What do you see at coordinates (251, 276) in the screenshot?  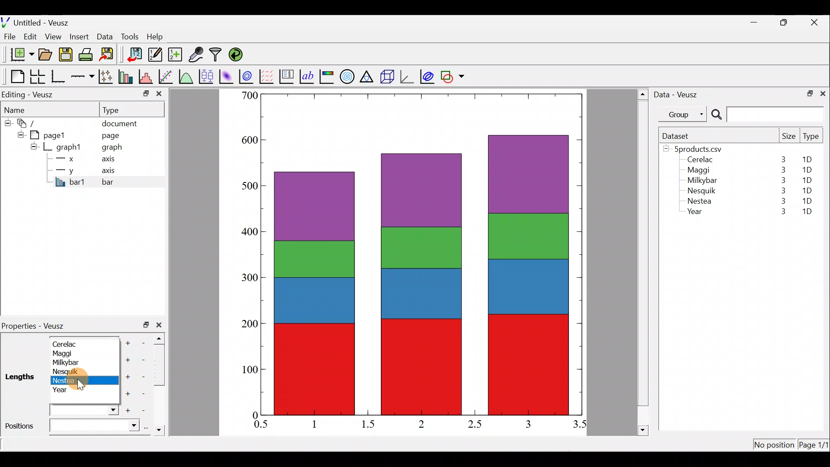 I see `300` at bounding box center [251, 276].